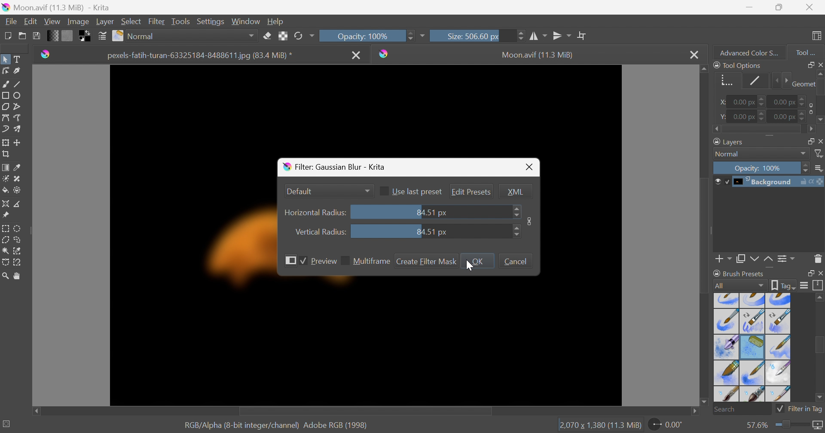 This screenshot has height=433, width=825. What do you see at coordinates (515, 191) in the screenshot?
I see `XML` at bounding box center [515, 191].